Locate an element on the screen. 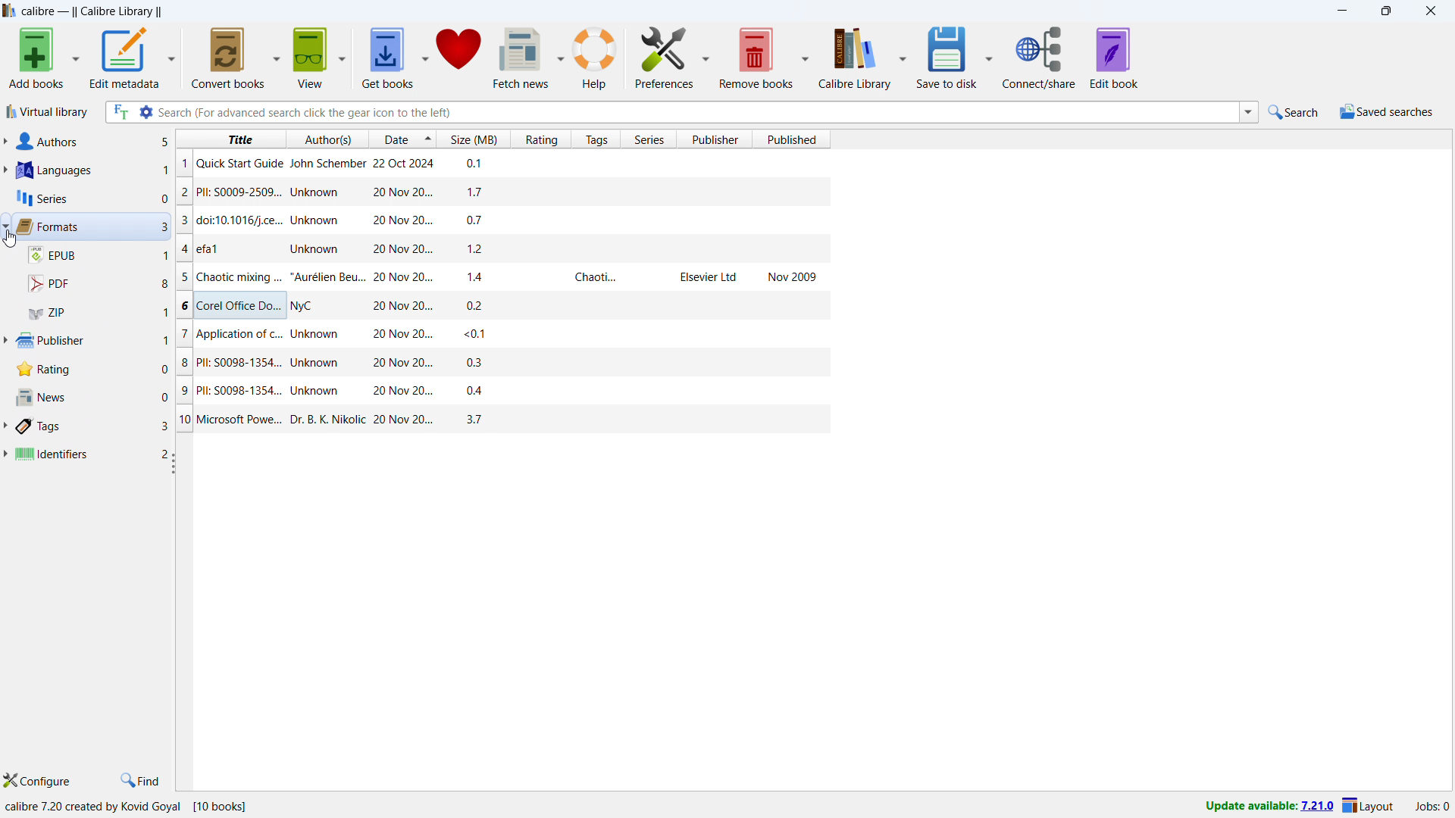  expand formats is located at coordinates (5, 225).